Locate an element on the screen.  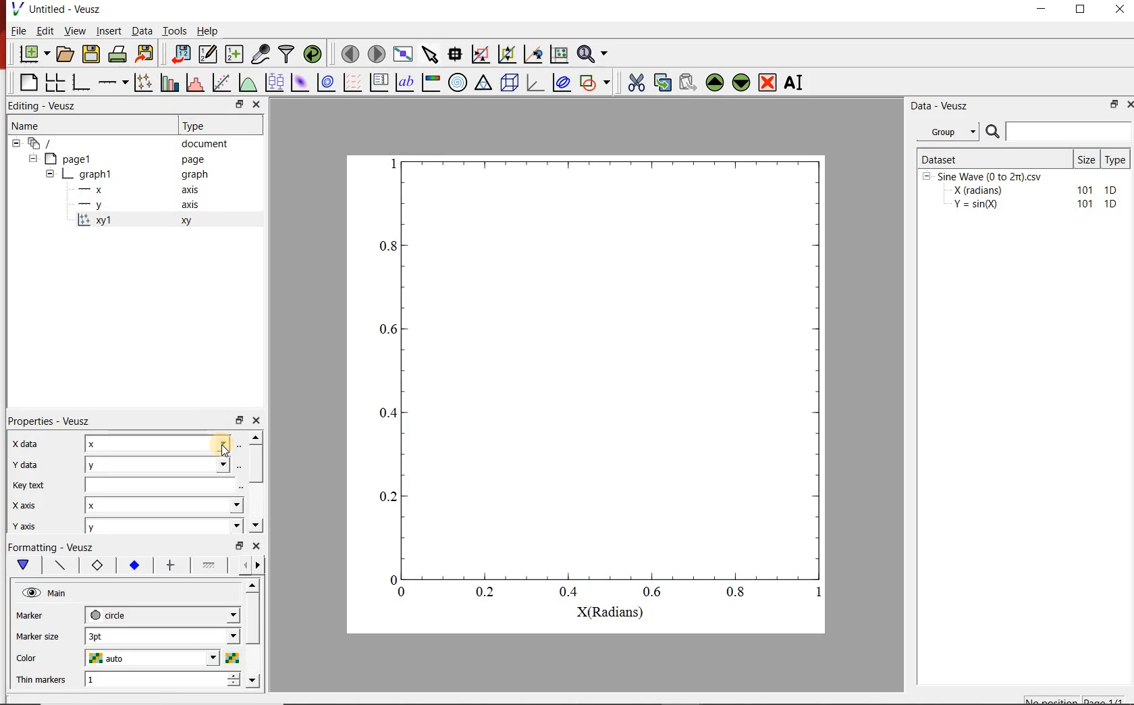
arrange graph is located at coordinates (55, 82).